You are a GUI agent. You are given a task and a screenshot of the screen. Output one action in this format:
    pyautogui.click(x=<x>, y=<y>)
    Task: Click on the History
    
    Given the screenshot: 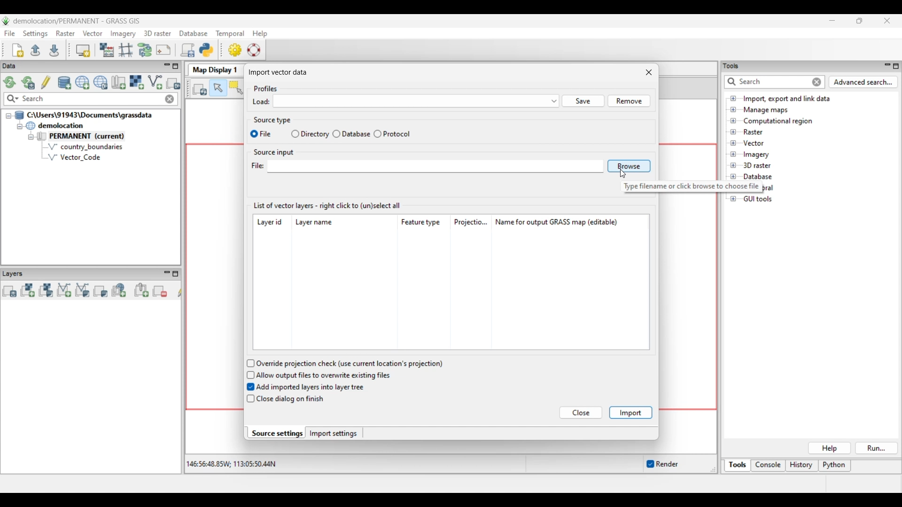 What is the action you would take?
    pyautogui.click(x=802, y=466)
    